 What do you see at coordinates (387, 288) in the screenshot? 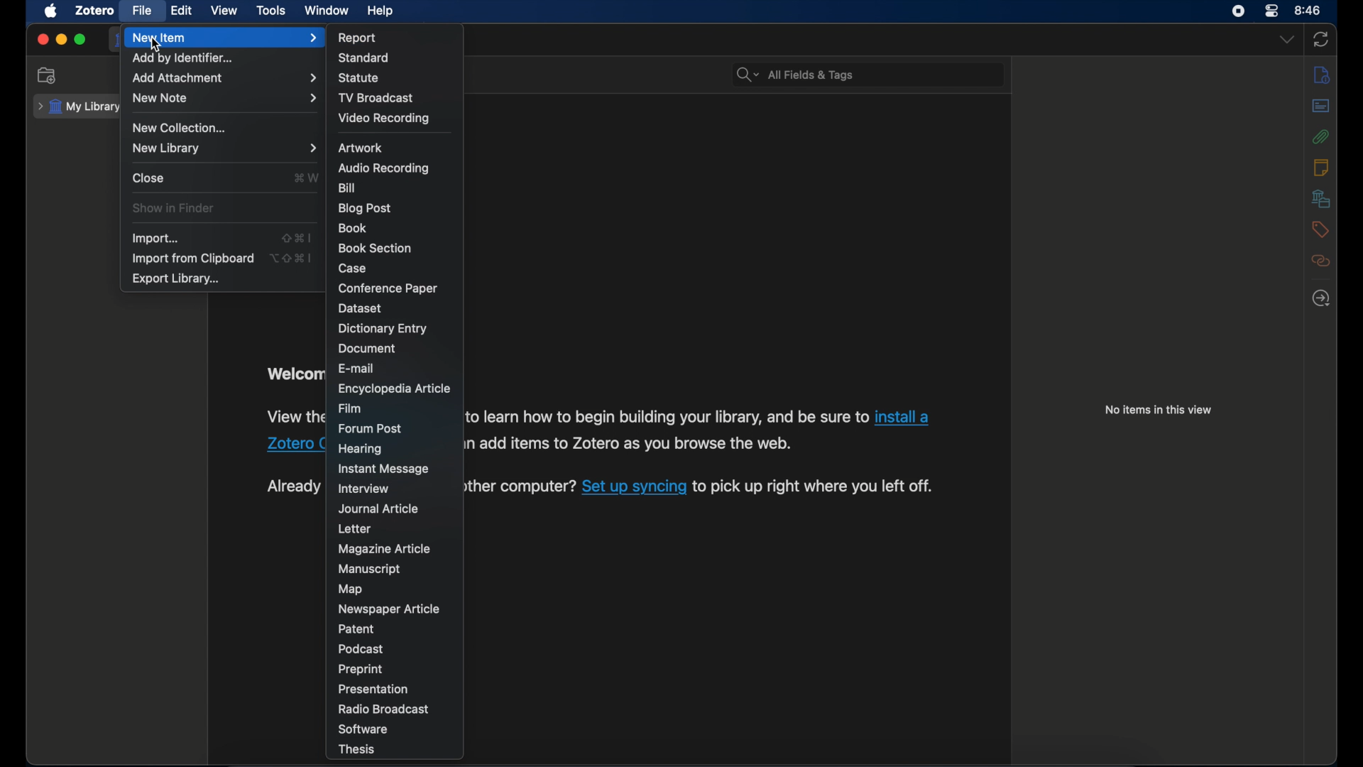
I see `conference paper` at bounding box center [387, 288].